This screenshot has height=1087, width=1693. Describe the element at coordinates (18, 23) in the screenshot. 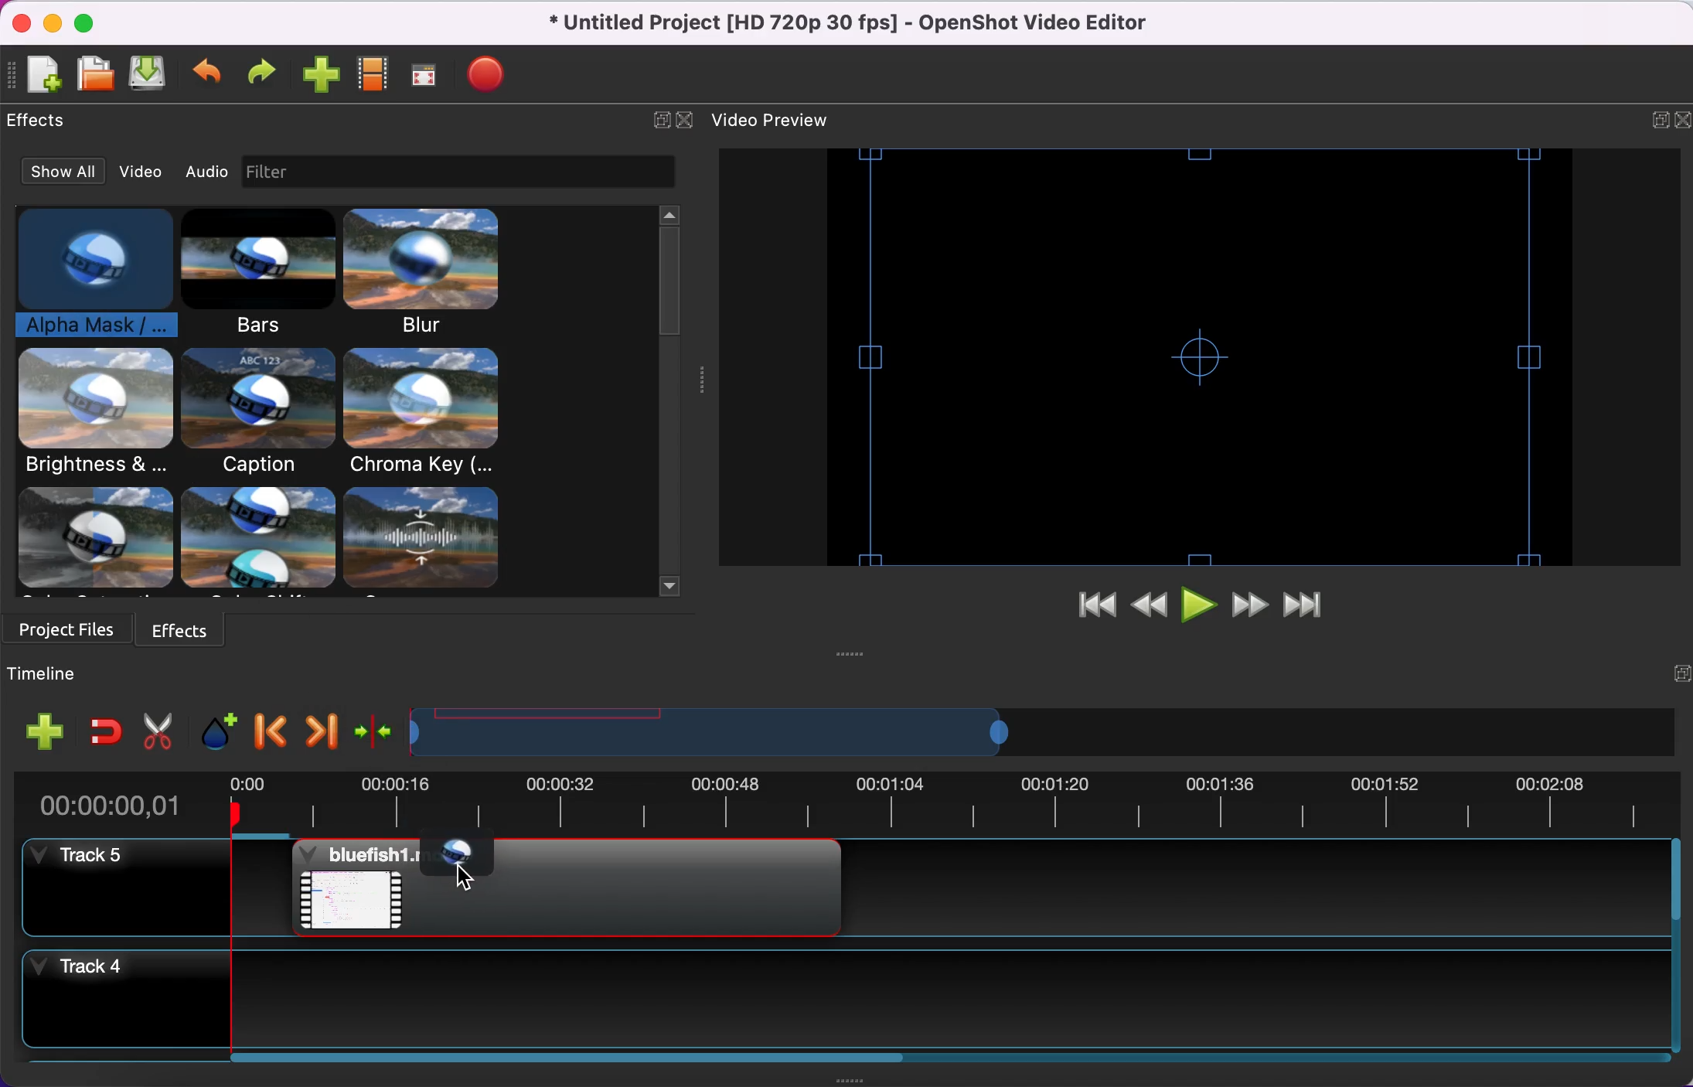

I see `close` at that location.